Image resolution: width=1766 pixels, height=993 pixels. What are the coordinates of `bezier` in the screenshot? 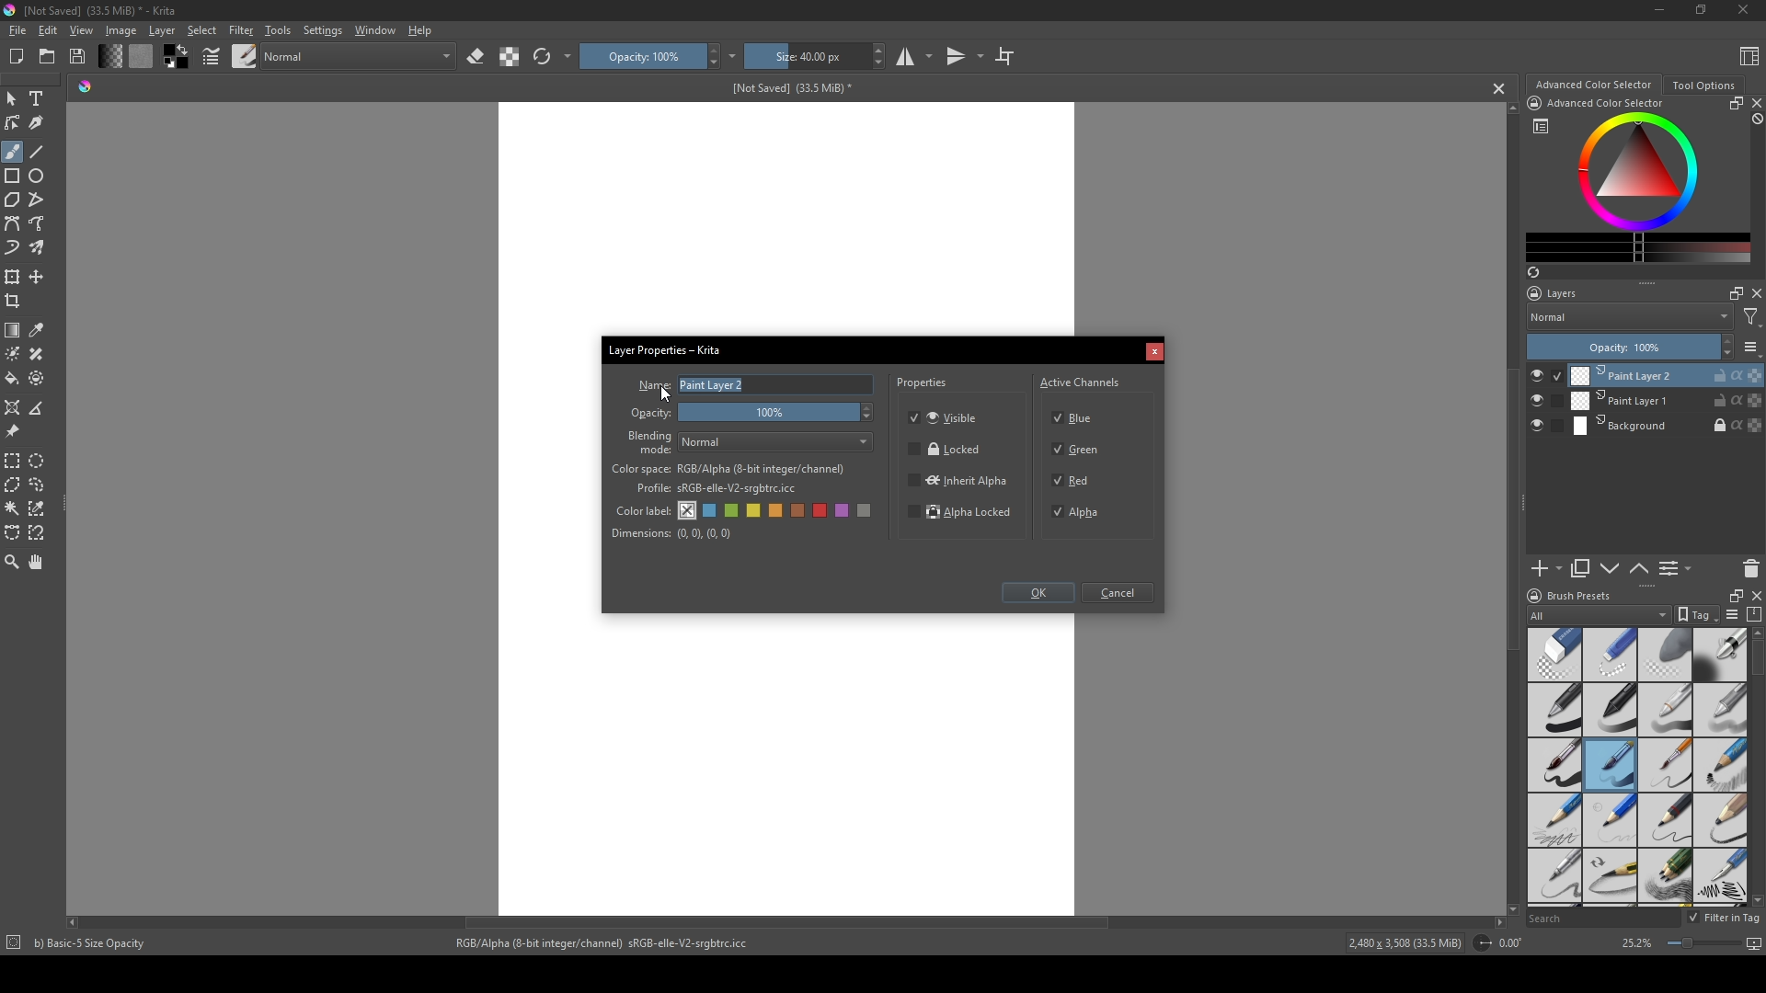 It's located at (13, 224).